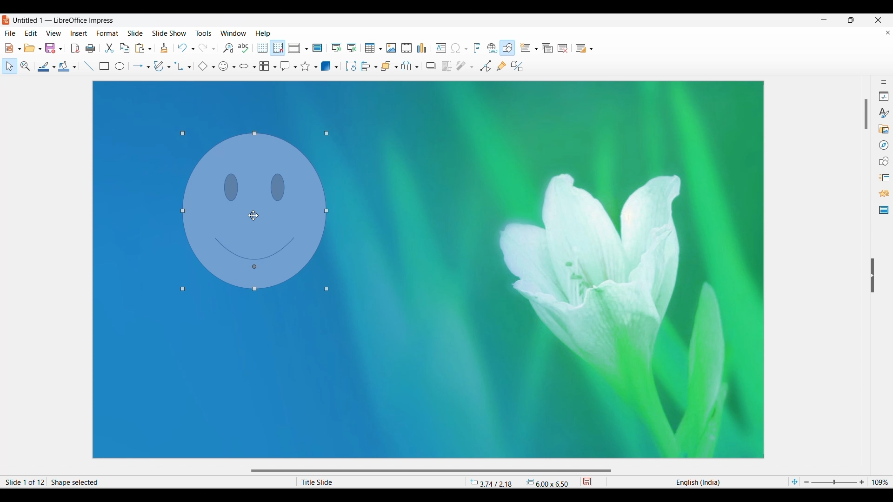  Describe the element at coordinates (387, 66) in the screenshot. I see `Selected arrangement` at that location.